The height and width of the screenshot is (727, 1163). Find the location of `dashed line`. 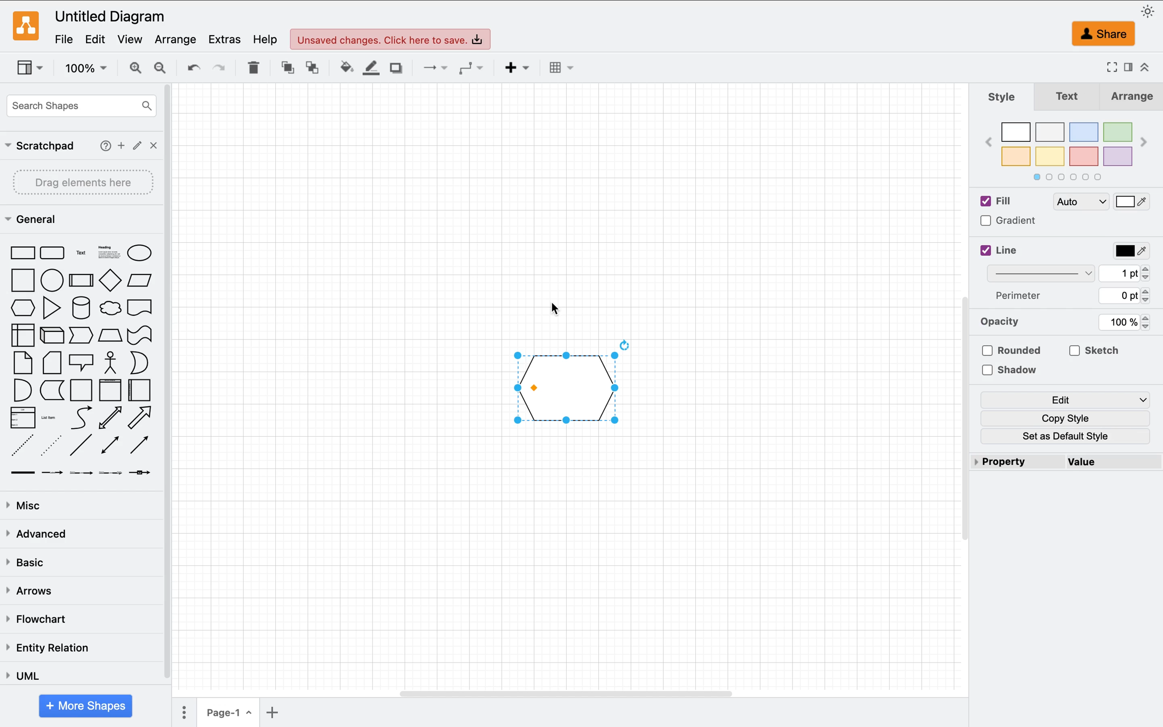

dashed line is located at coordinates (22, 446).